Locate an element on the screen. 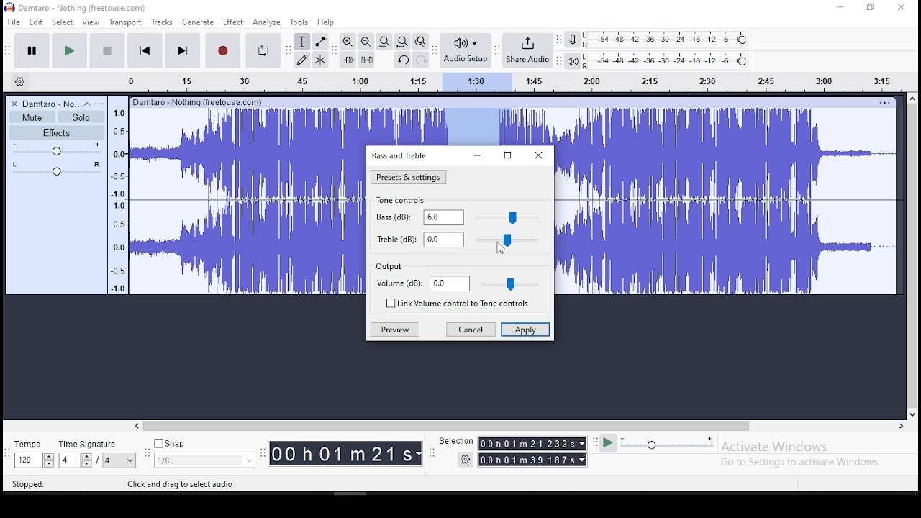 The image size is (921, 518). 1/8 is located at coordinates (194, 460).